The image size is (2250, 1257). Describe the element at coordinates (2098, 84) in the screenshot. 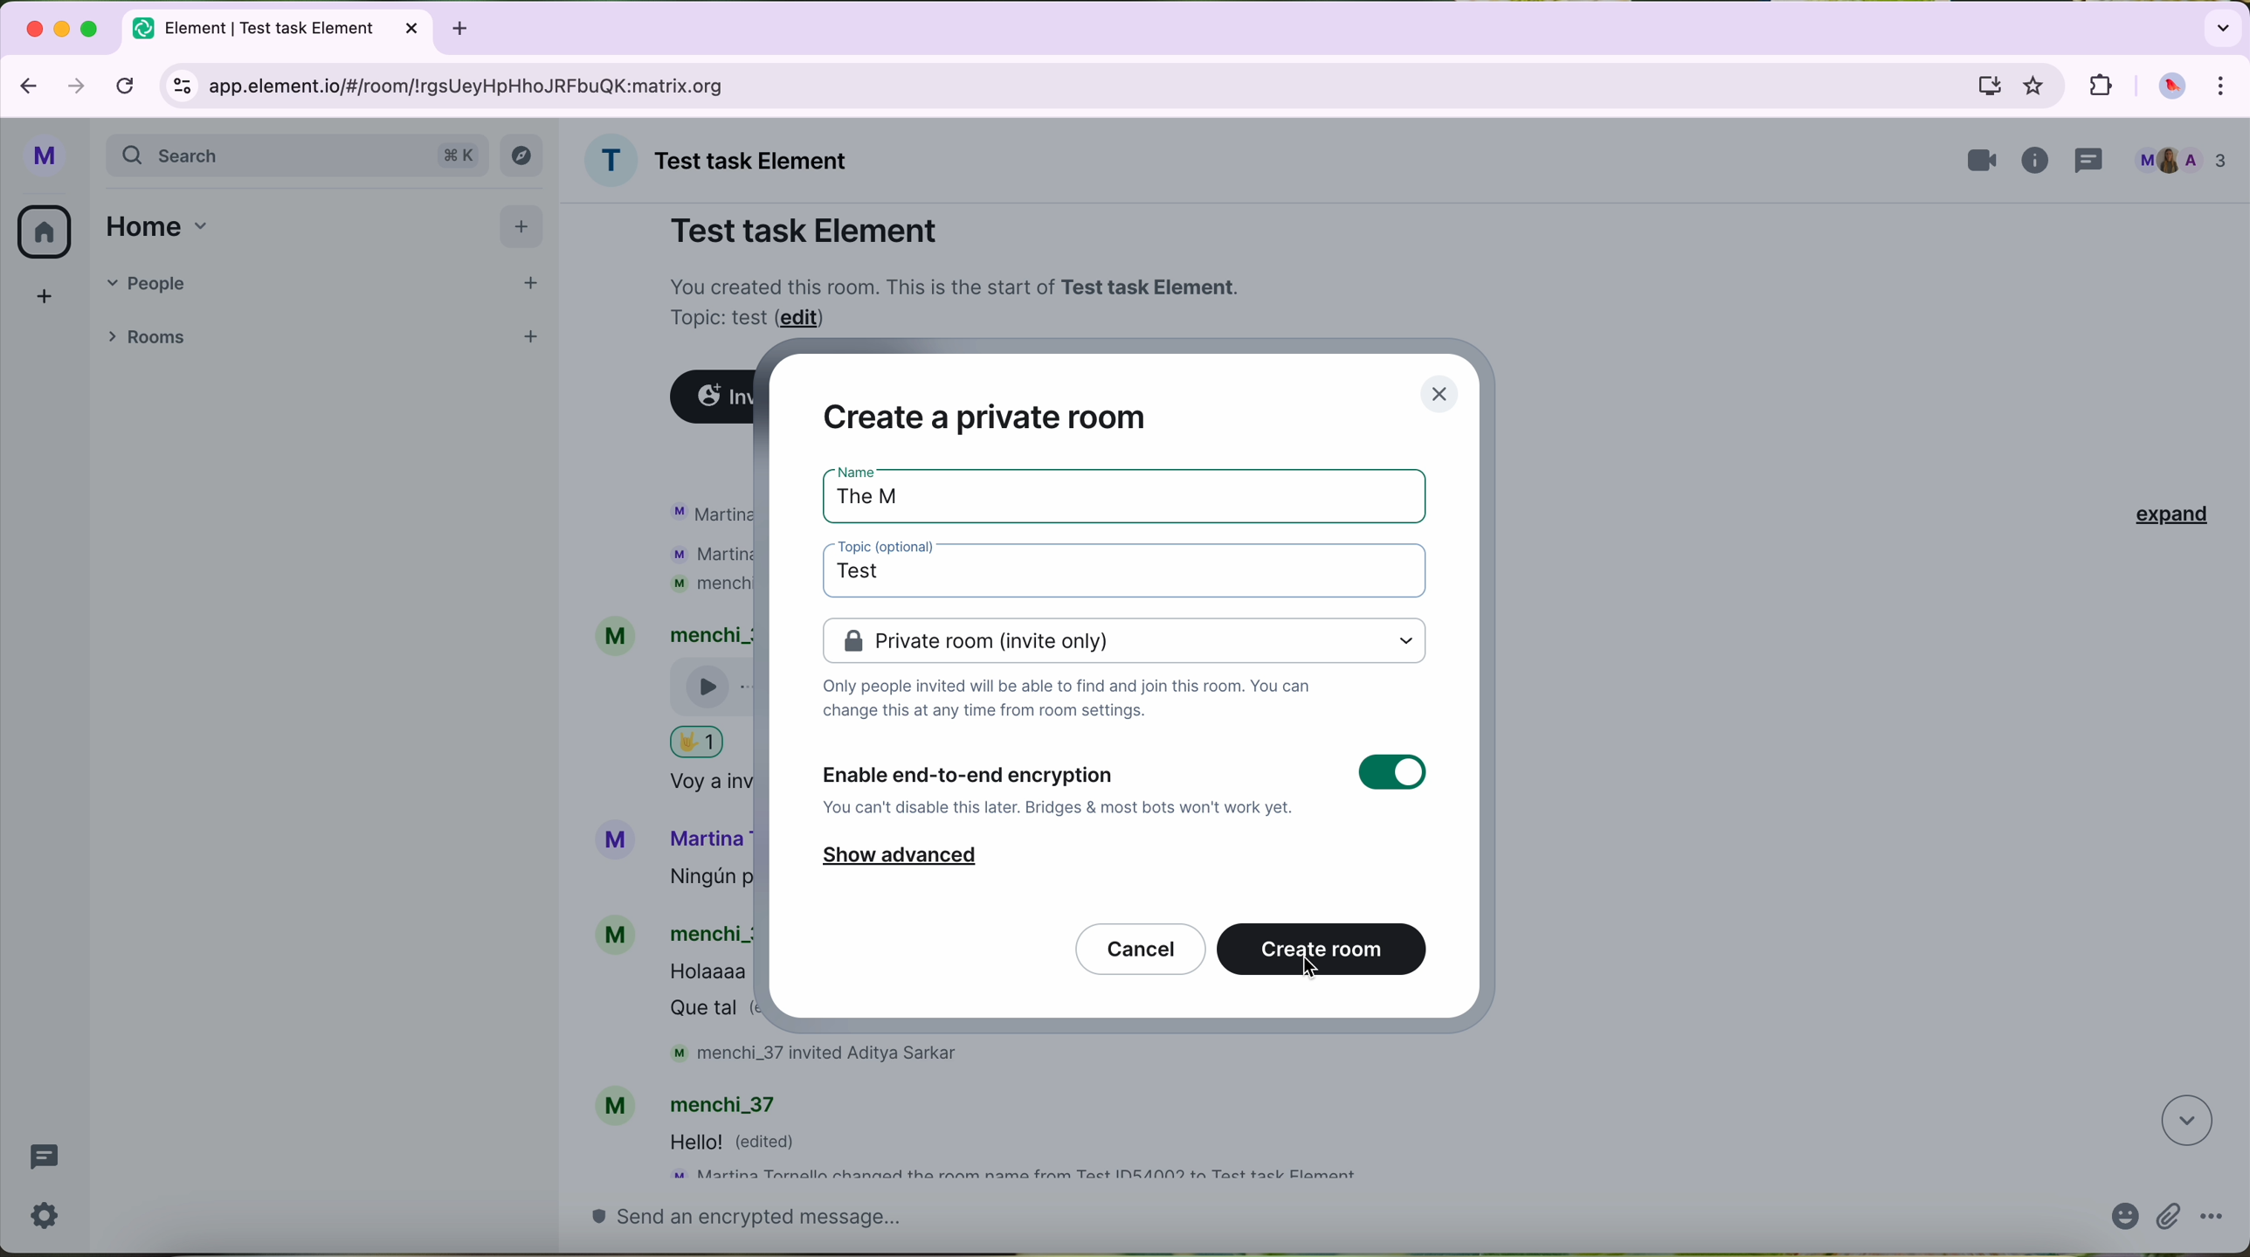

I see `extensions` at that location.